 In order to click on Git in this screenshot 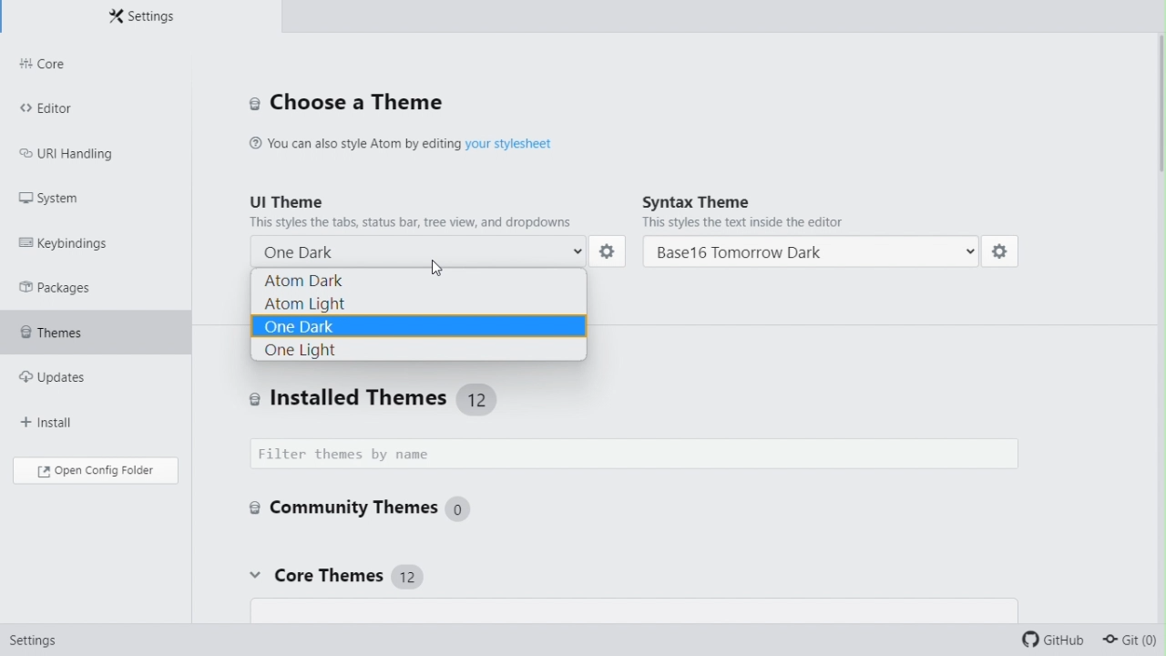, I will do `click(1135, 643)`.